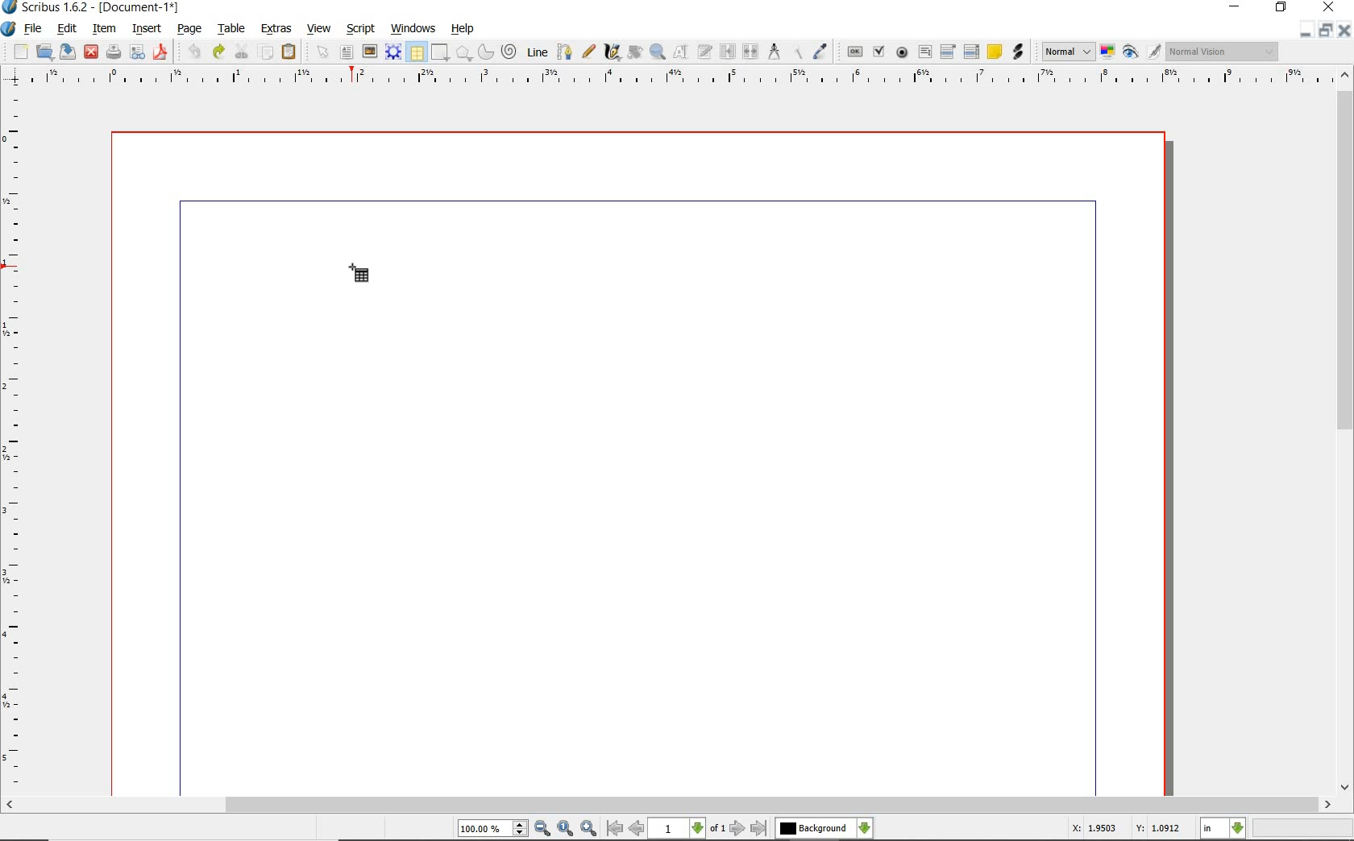 This screenshot has width=1354, height=841. Describe the element at coordinates (193, 52) in the screenshot. I see `undo` at that location.